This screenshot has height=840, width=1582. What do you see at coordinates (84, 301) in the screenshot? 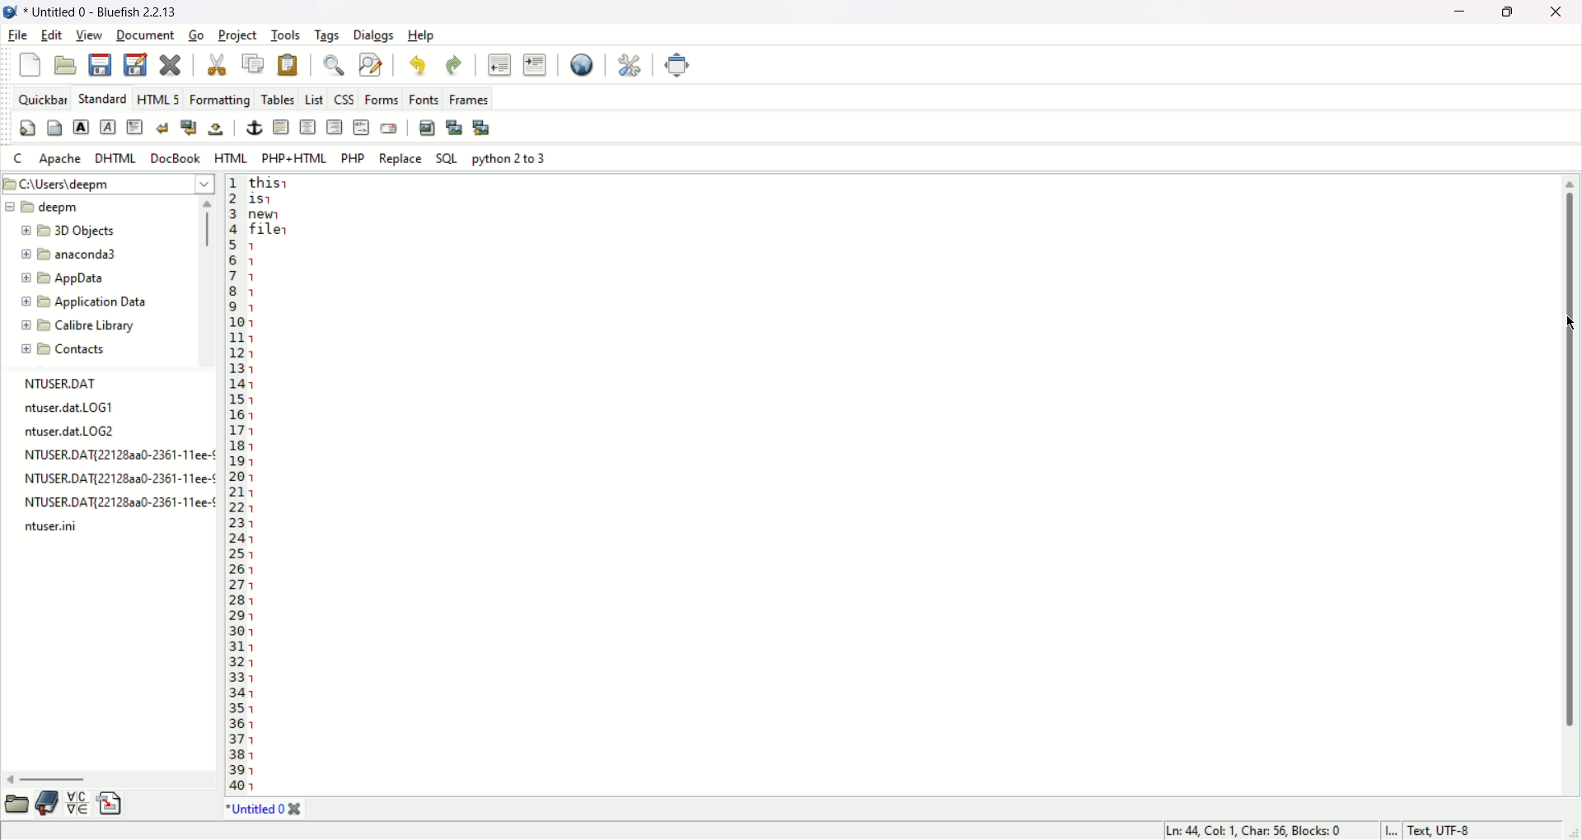
I see `Folder name` at bounding box center [84, 301].